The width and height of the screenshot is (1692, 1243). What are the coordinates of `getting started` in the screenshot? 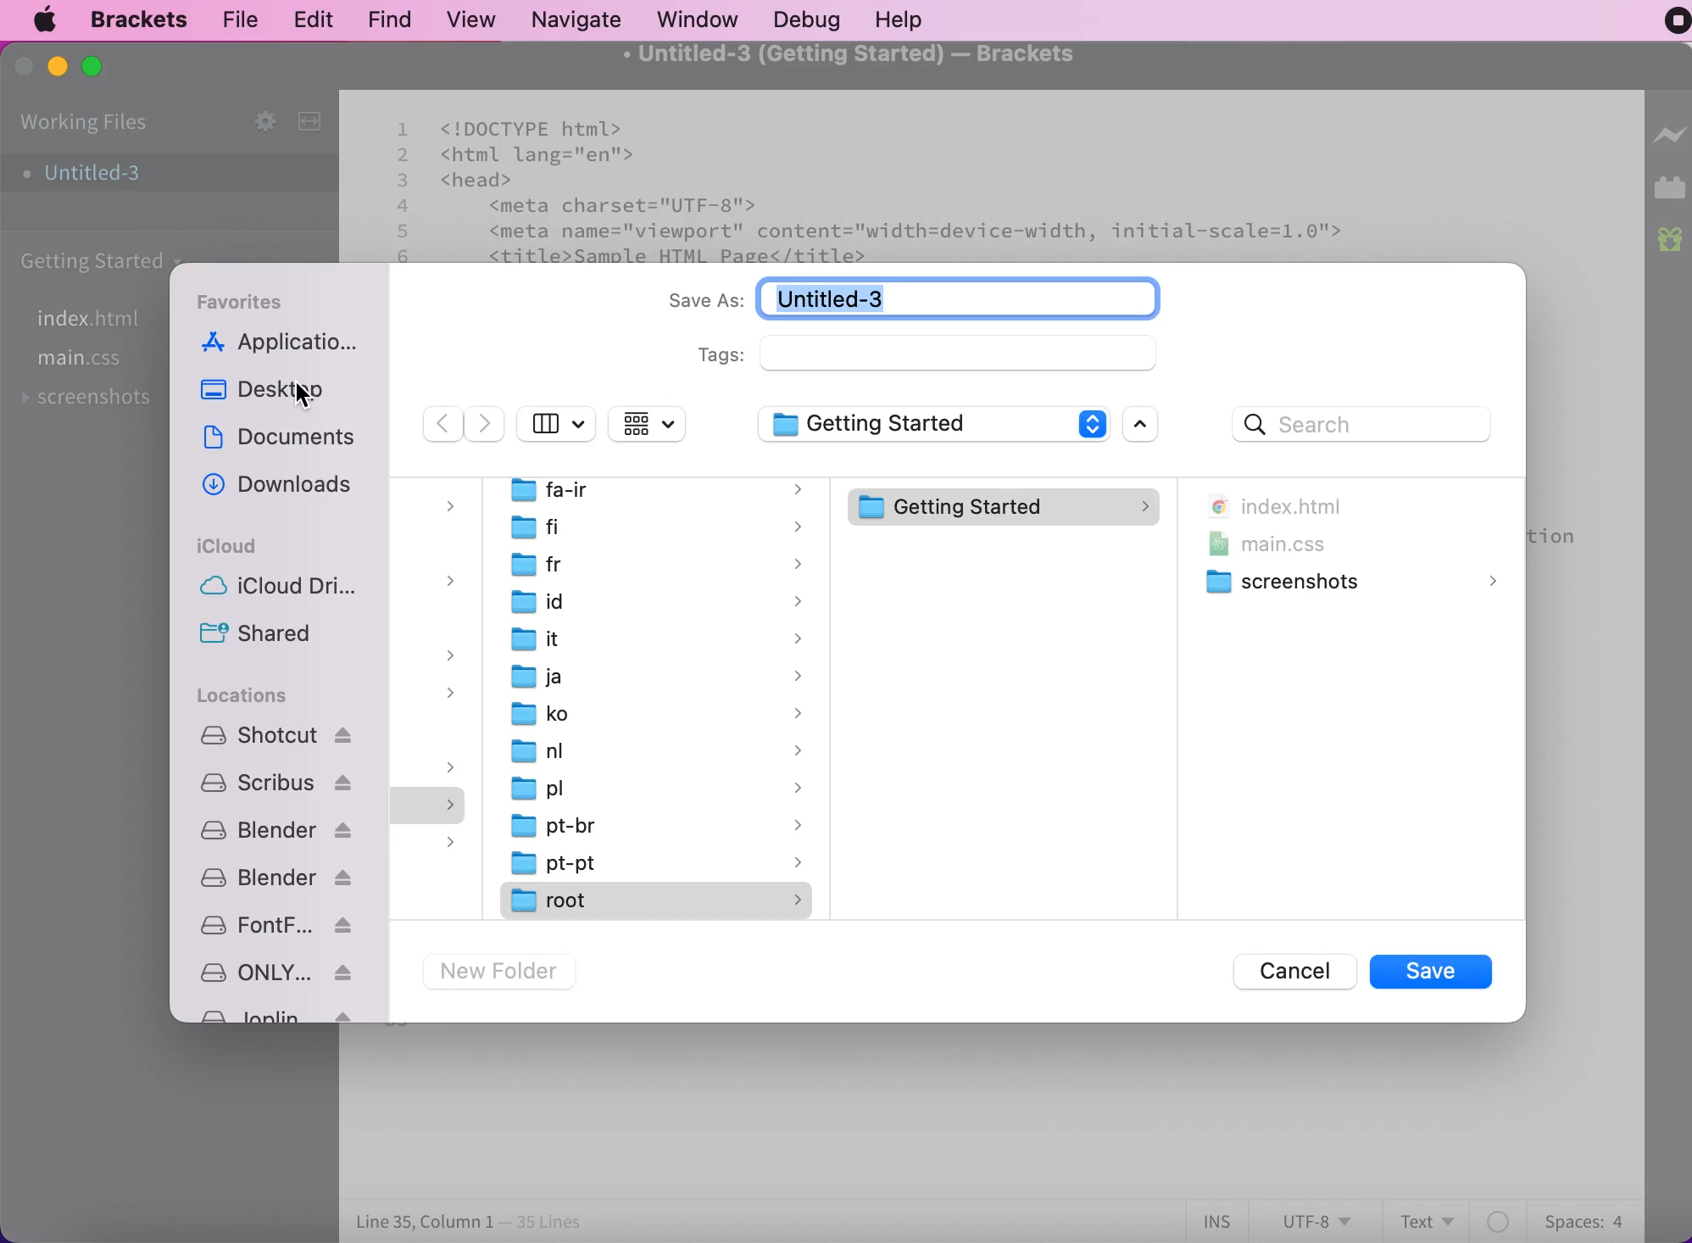 It's located at (1007, 505).